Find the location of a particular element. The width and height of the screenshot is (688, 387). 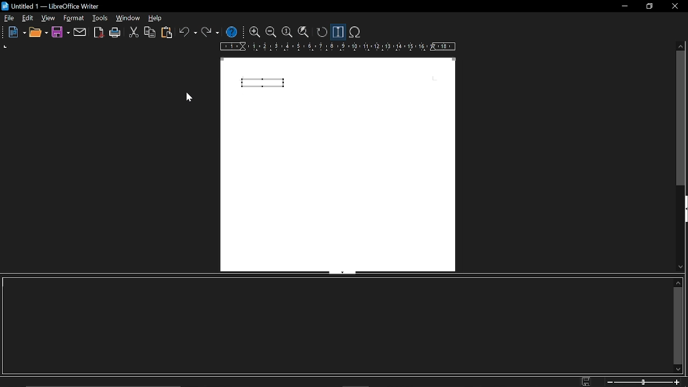

view is located at coordinates (48, 19).